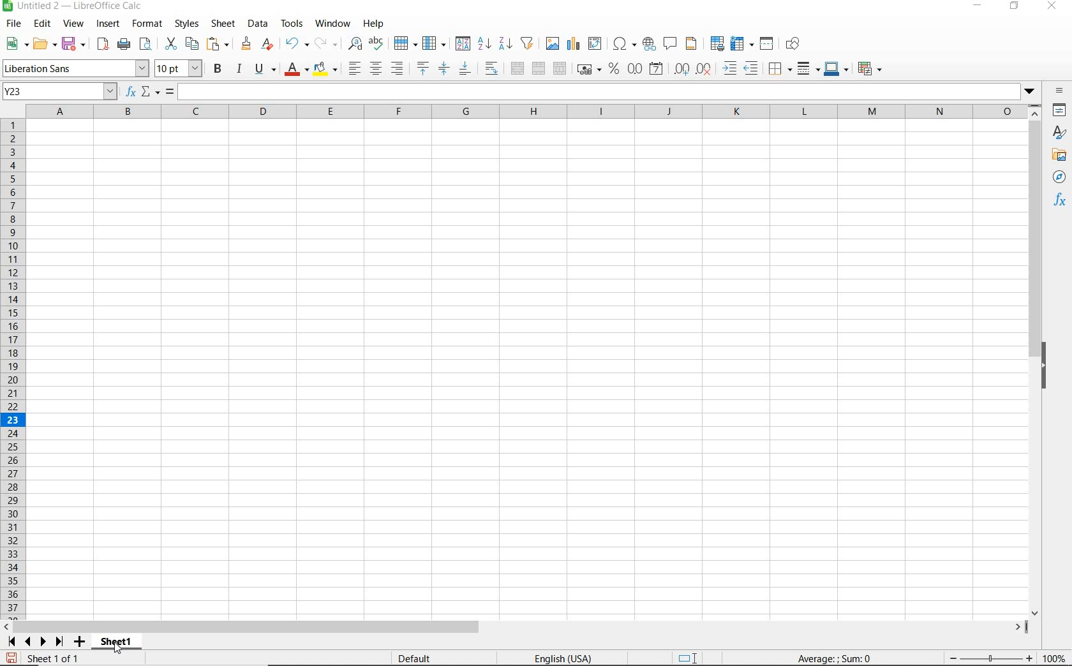  What do you see at coordinates (14, 44) in the screenshot?
I see `NEW` at bounding box center [14, 44].